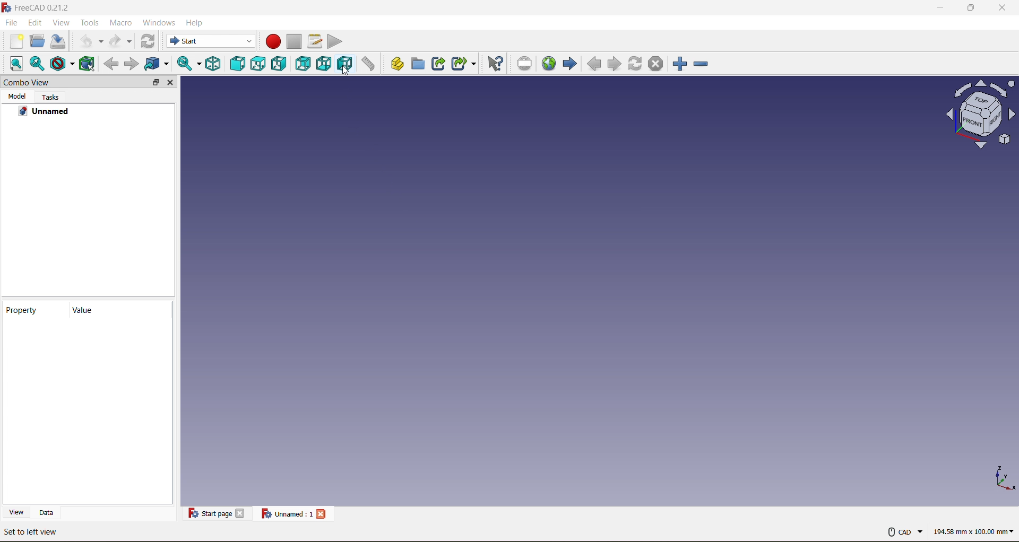 This screenshot has height=542, width=1019. What do you see at coordinates (293, 513) in the screenshot?
I see `Unnamed file ` at bounding box center [293, 513].